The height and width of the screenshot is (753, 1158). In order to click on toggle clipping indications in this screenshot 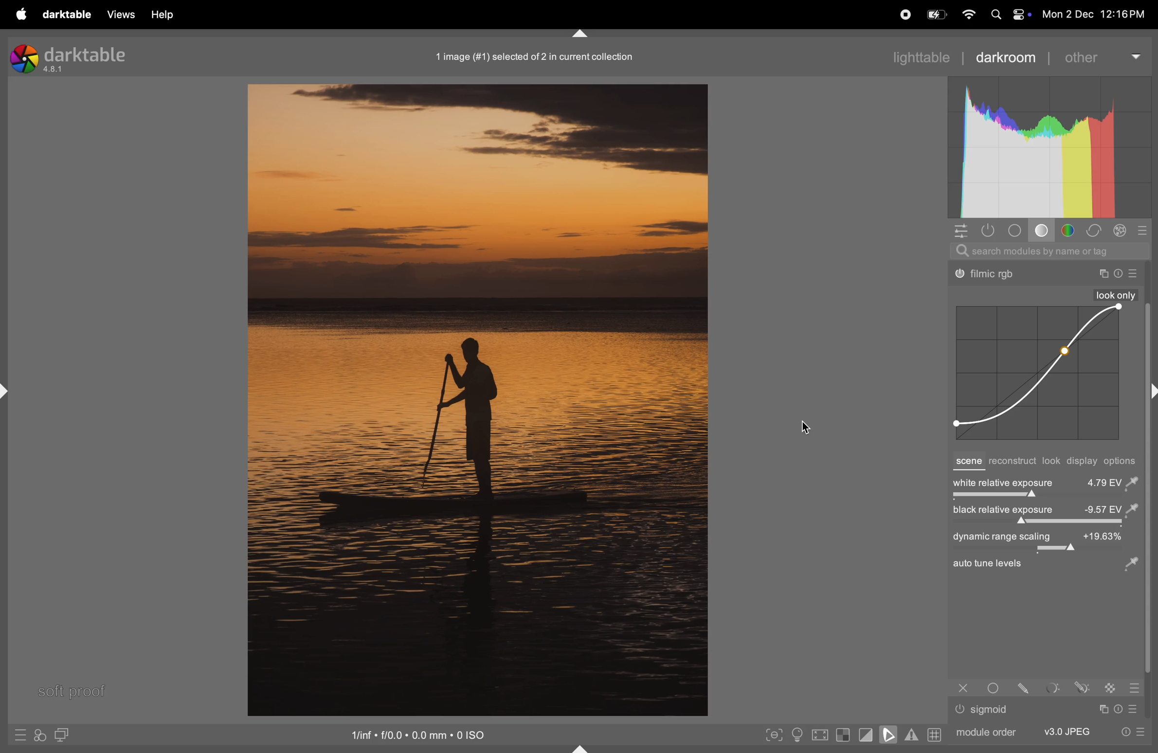, I will do `click(866, 735)`.